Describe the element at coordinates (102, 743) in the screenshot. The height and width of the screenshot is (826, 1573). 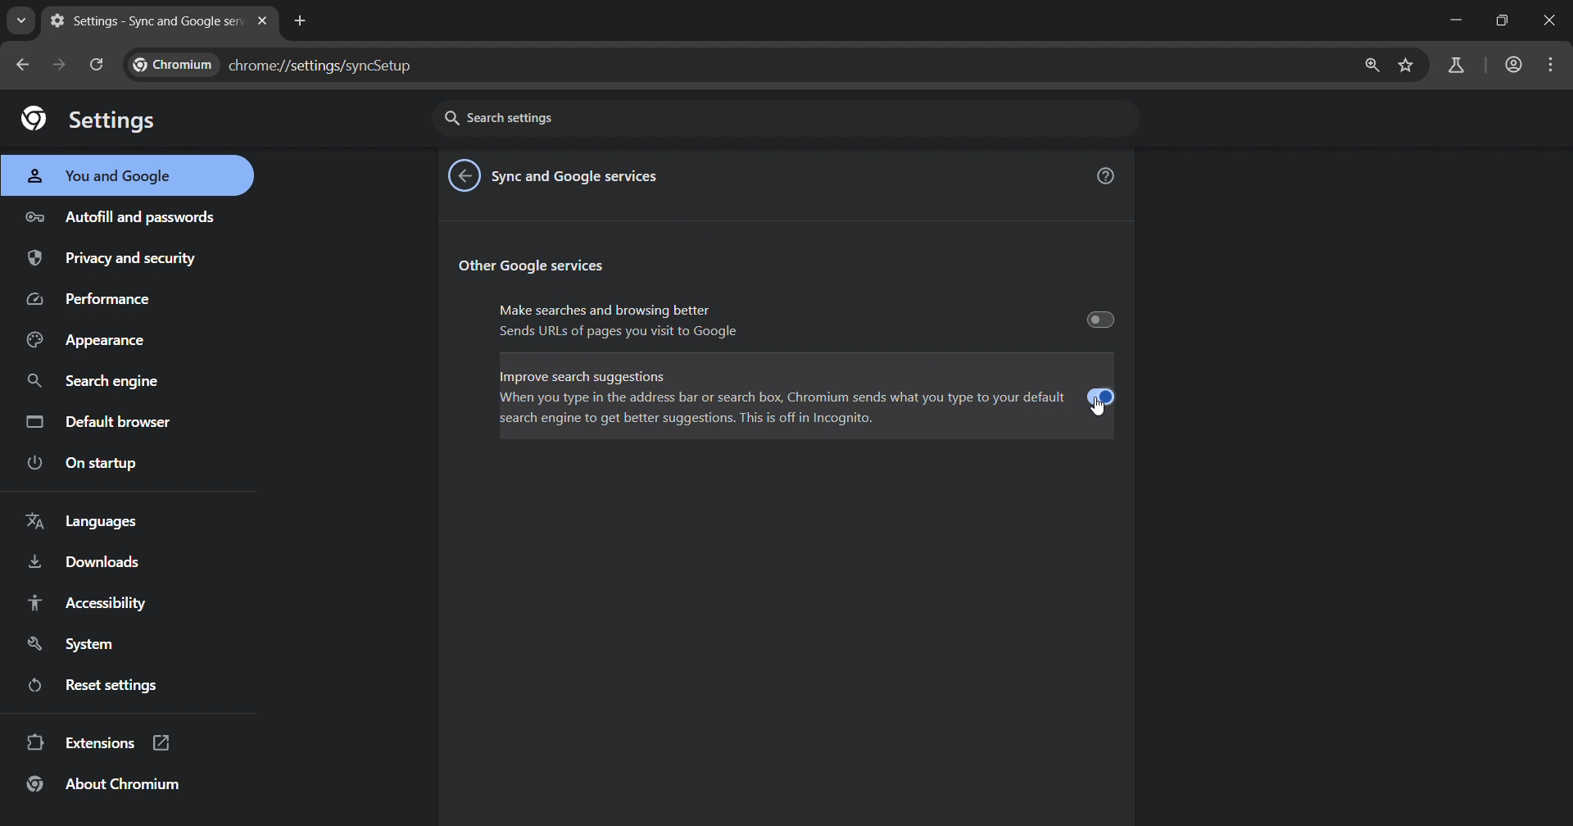
I see `extension` at that location.